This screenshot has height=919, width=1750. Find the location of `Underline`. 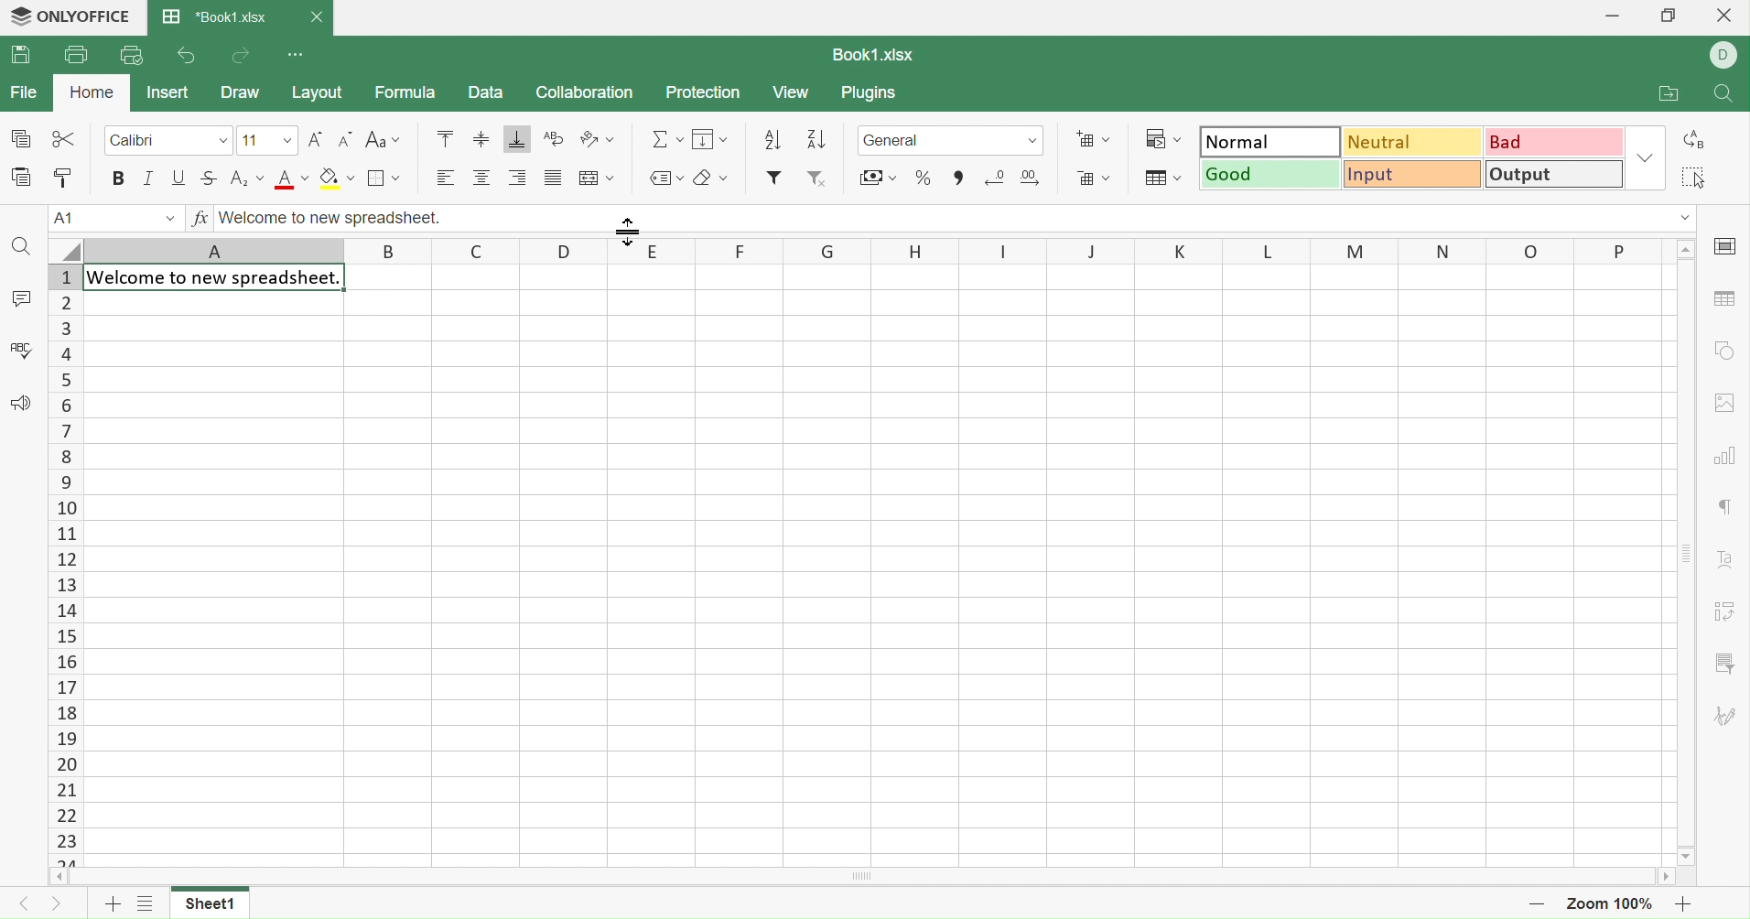

Underline is located at coordinates (180, 178).